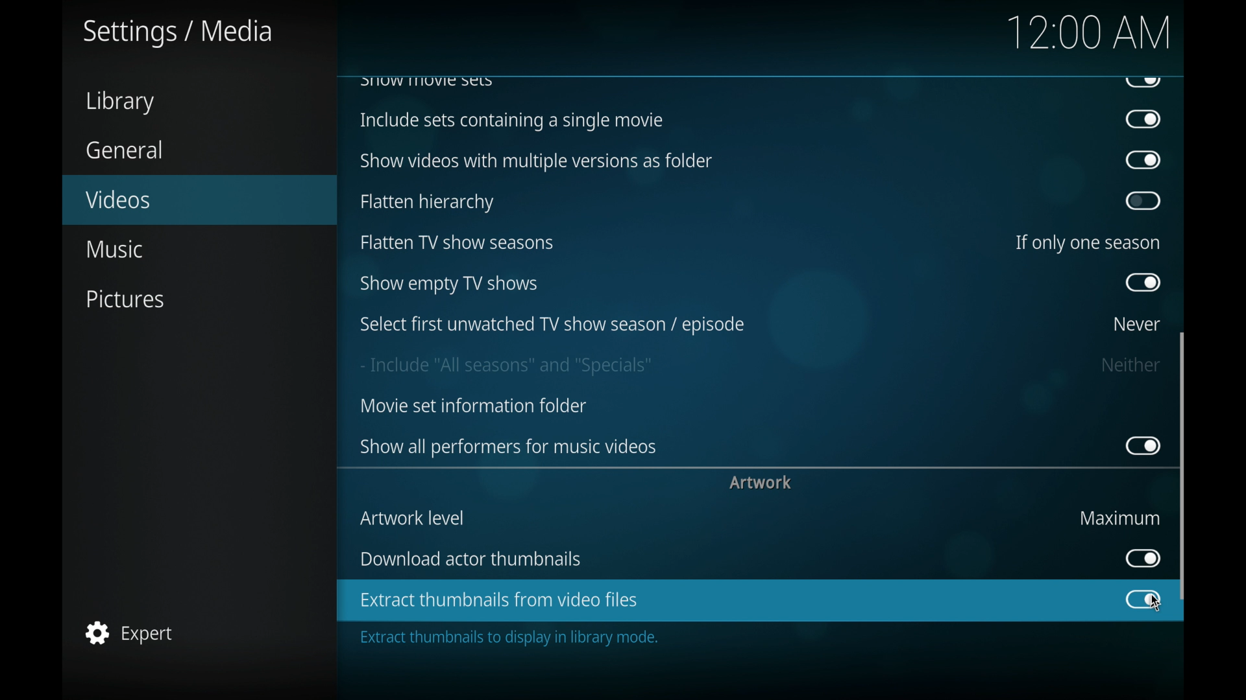  Describe the element at coordinates (506, 367) in the screenshot. I see `include all seasons and specials` at that location.